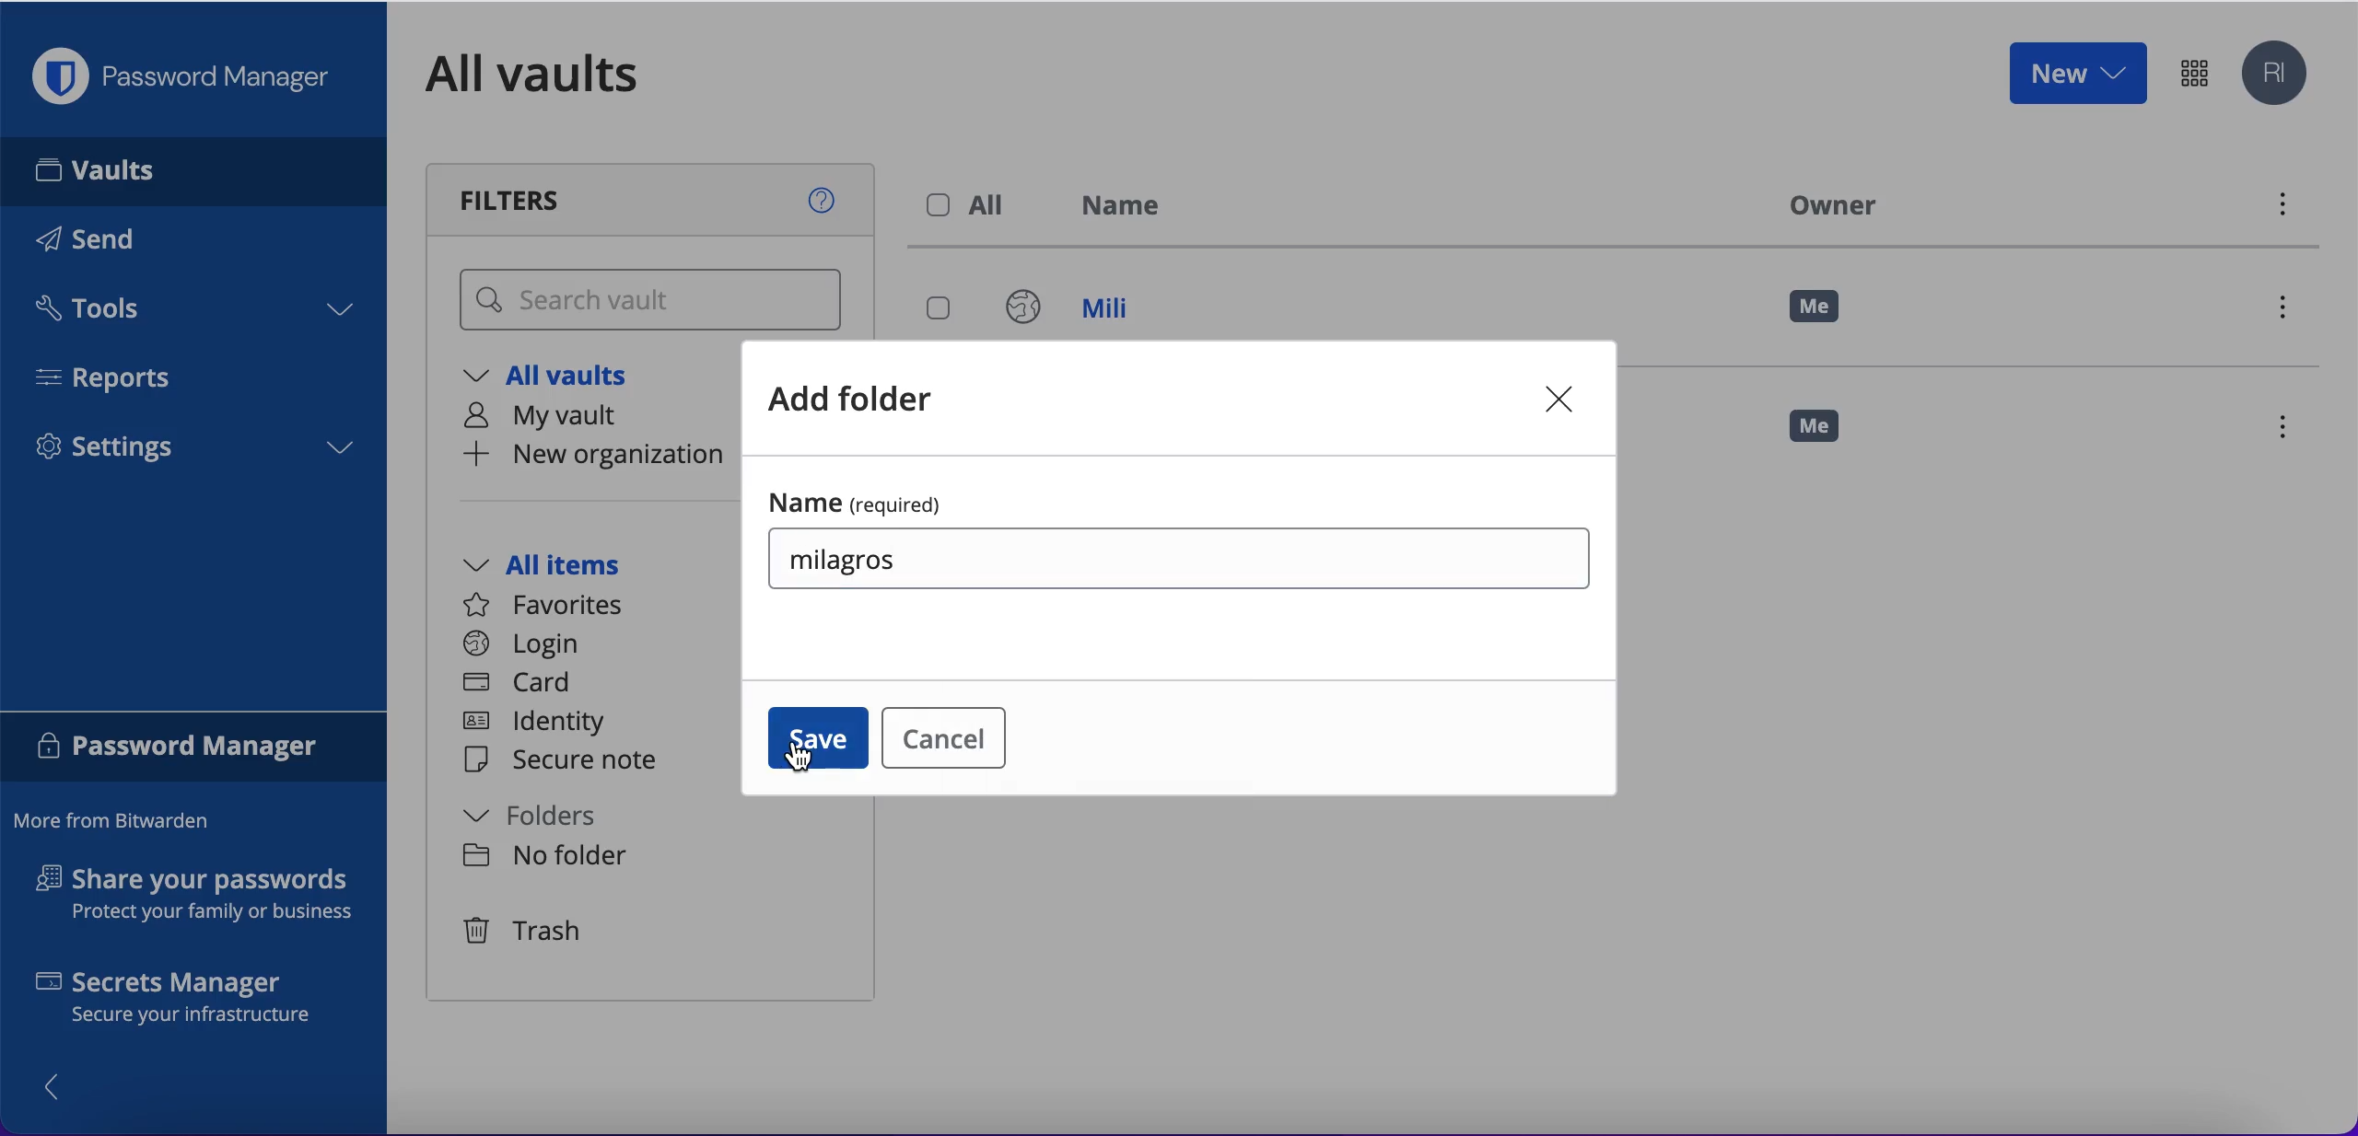 The image size is (2358, 1136). Describe the element at coordinates (204, 898) in the screenshot. I see `share your passwords protect your family or business` at that location.